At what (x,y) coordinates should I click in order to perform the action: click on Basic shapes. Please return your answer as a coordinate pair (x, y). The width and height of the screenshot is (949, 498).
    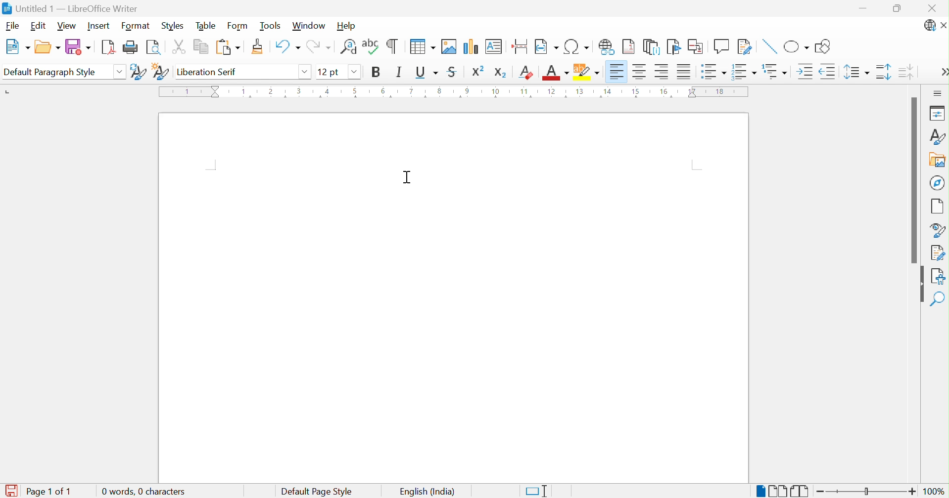
    Looking at the image, I should click on (798, 47).